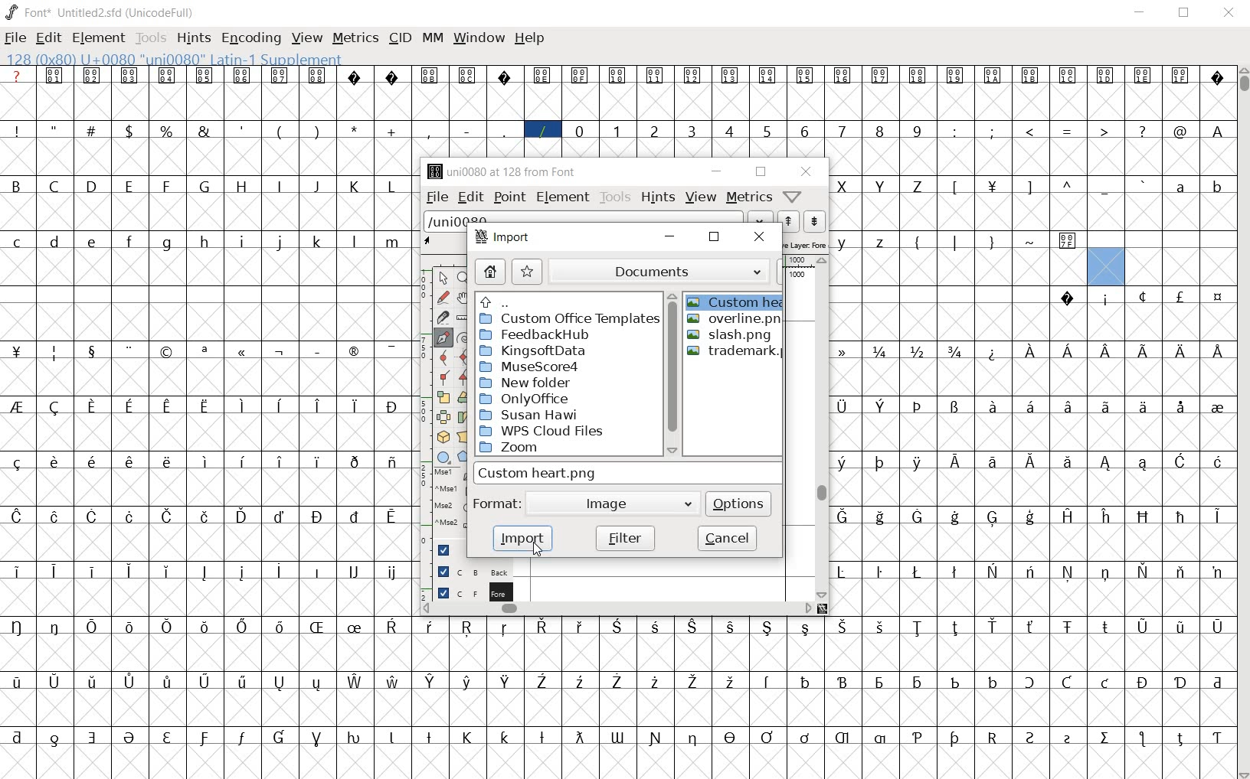 The height and width of the screenshot is (779, 1250). Describe the element at coordinates (955, 351) in the screenshot. I see `glyph` at that location.